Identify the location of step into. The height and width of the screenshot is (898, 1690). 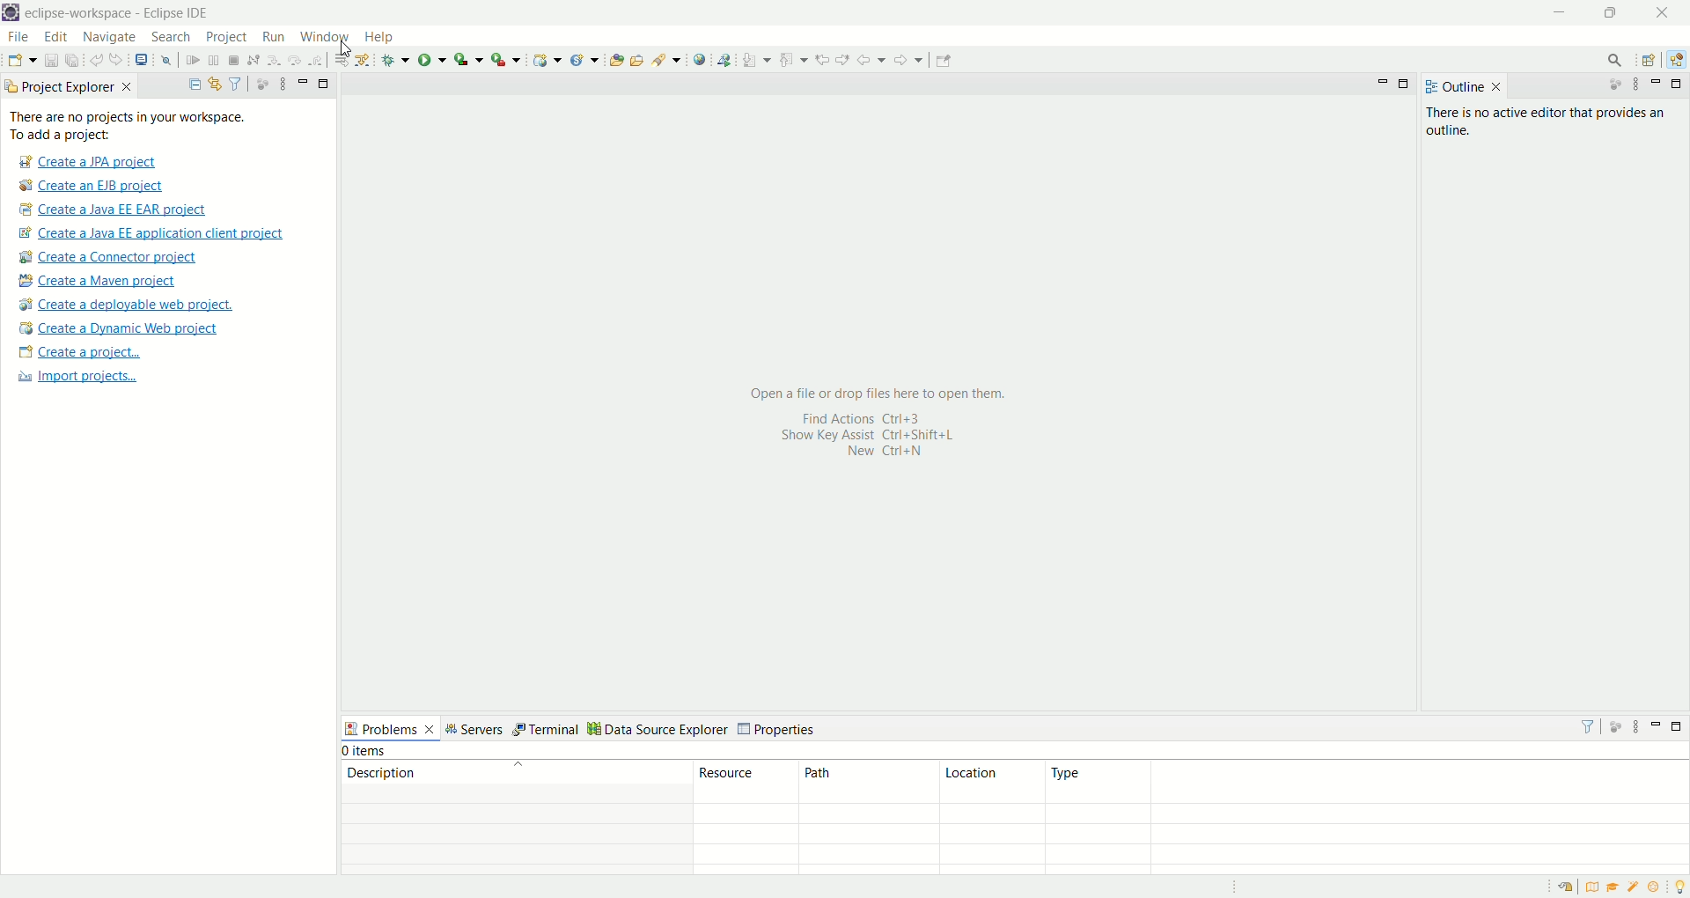
(271, 61).